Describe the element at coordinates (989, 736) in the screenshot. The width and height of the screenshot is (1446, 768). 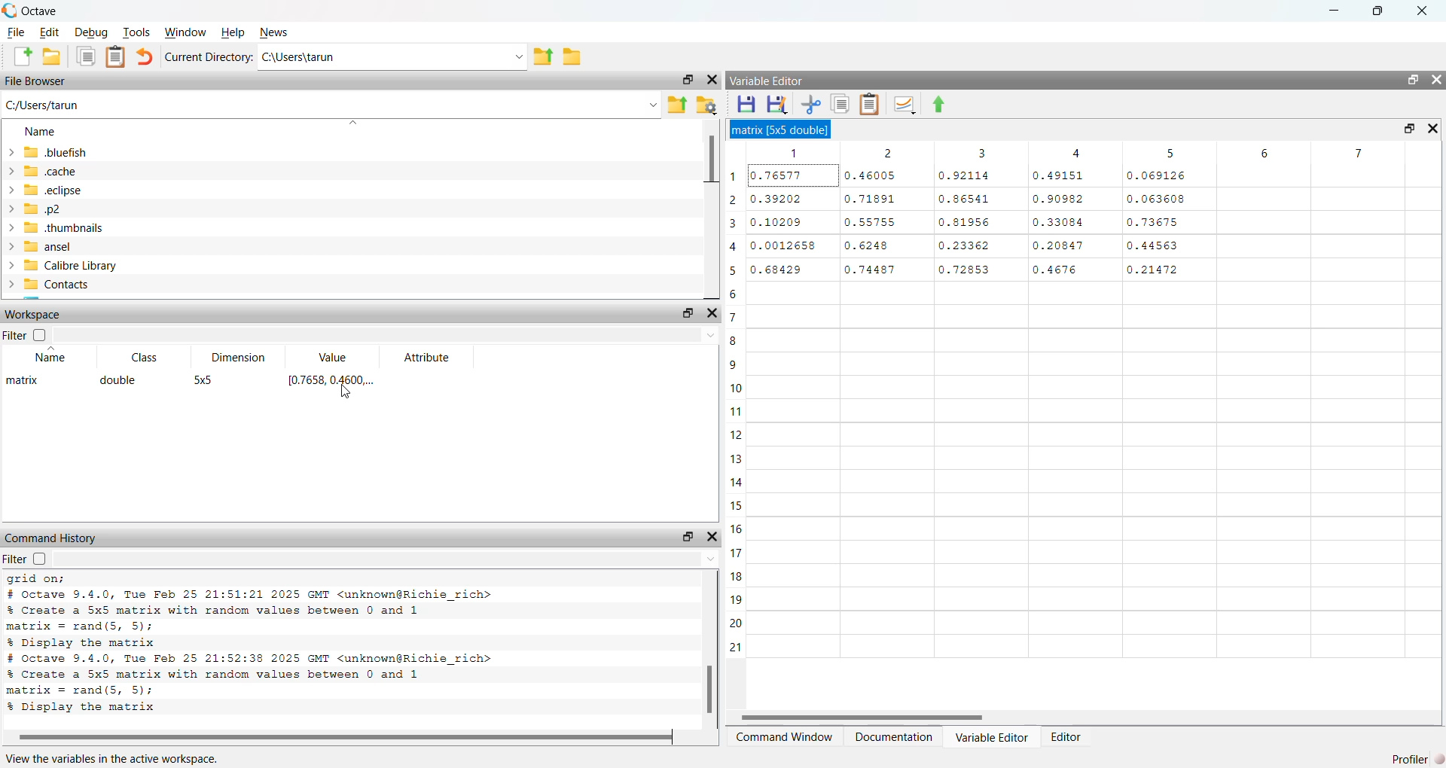
I see `Editor` at that location.